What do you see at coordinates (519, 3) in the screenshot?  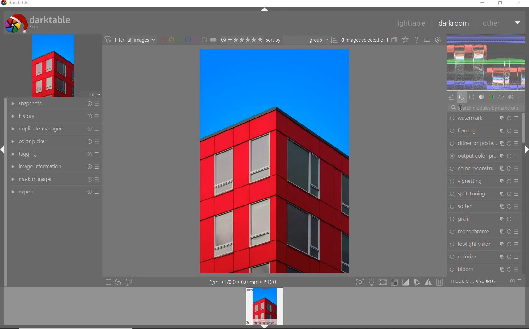 I see `close` at bounding box center [519, 3].